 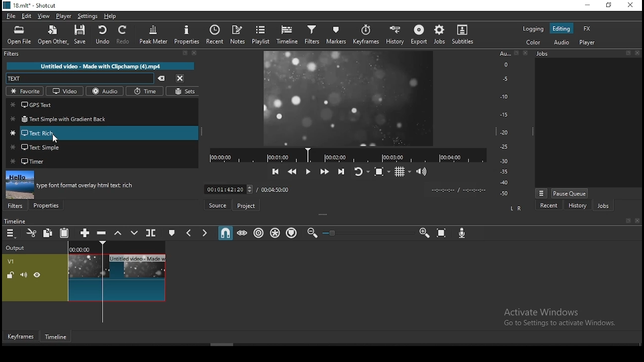 I want to click on redo, so click(x=124, y=35).